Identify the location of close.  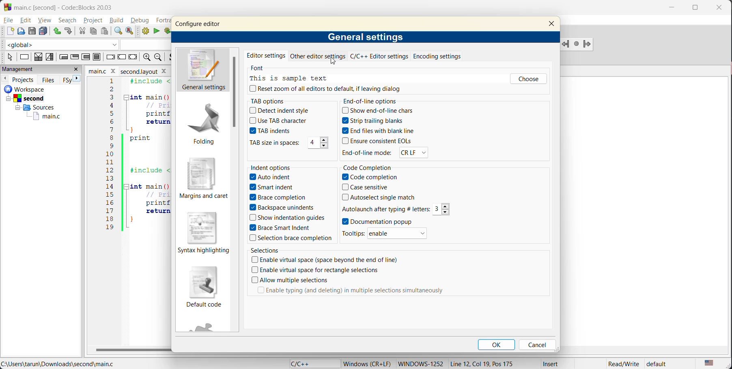
(721, 9).